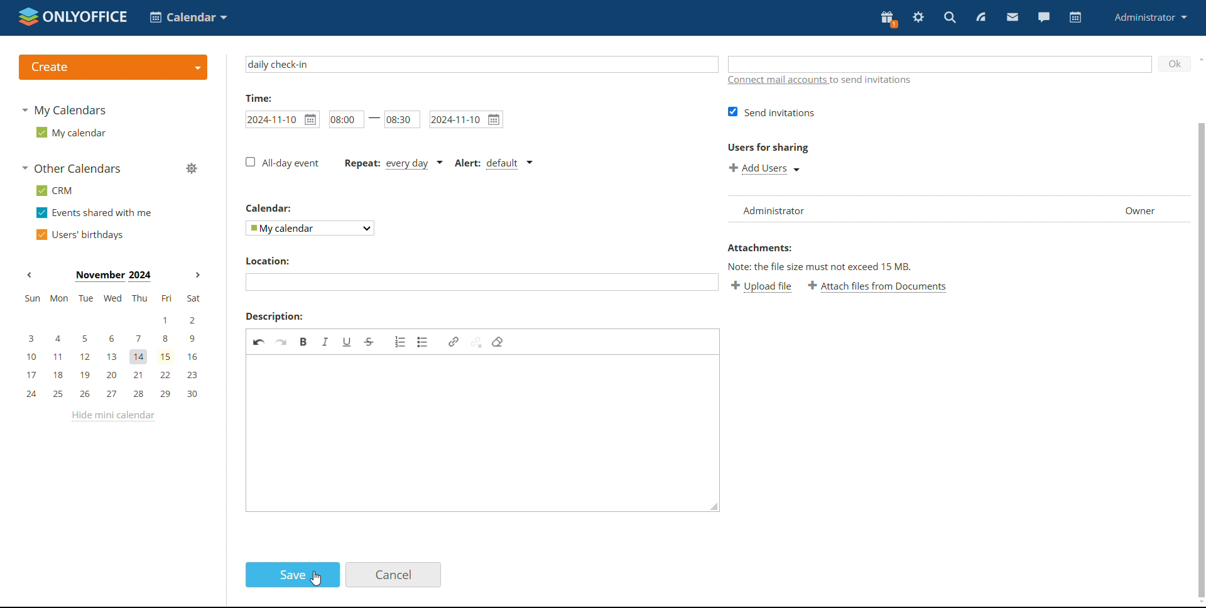  What do you see at coordinates (304, 343) in the screenshot?
I see `bold` at bounding box center [304, 343].